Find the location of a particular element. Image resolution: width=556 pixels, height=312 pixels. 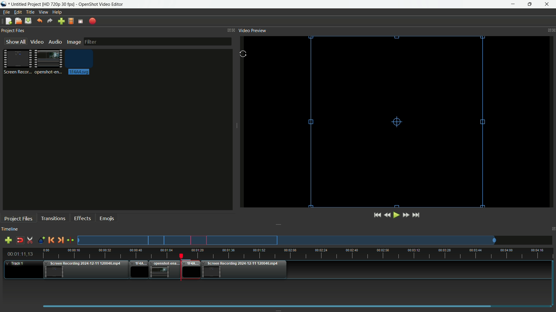

Redo is located at coordinates (50, 21).